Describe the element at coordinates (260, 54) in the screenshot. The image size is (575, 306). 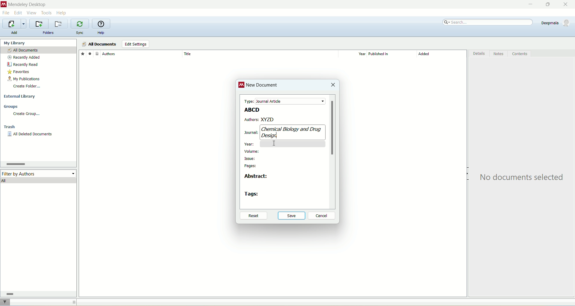
I see `title` at that location.